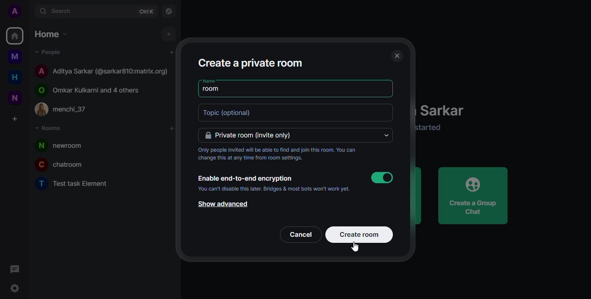 This screenshot has width=591, height=299. I want to click on explore rooms, so click(168, 11).